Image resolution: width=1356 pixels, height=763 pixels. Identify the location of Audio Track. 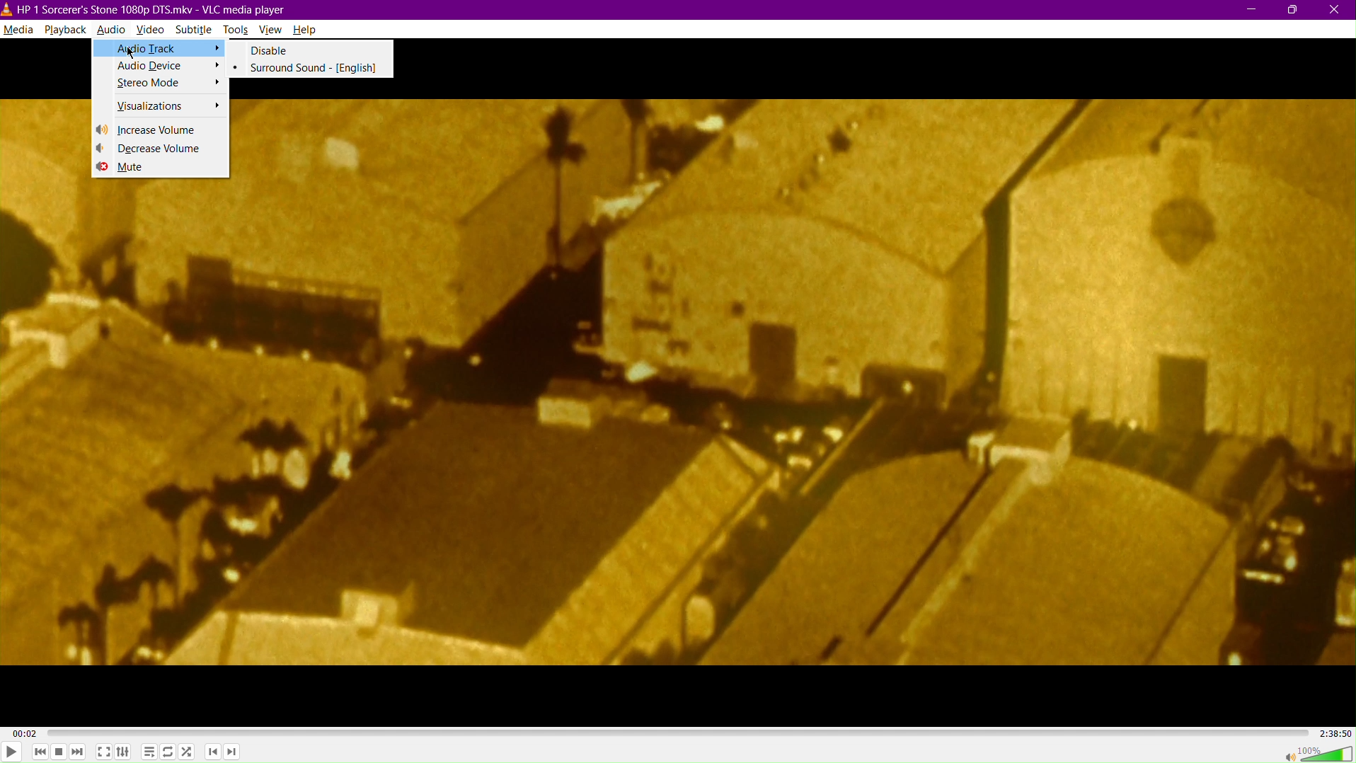
(160, 49).